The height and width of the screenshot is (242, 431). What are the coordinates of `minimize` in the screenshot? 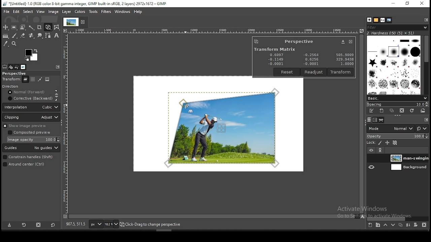 It's located at (393, 3).